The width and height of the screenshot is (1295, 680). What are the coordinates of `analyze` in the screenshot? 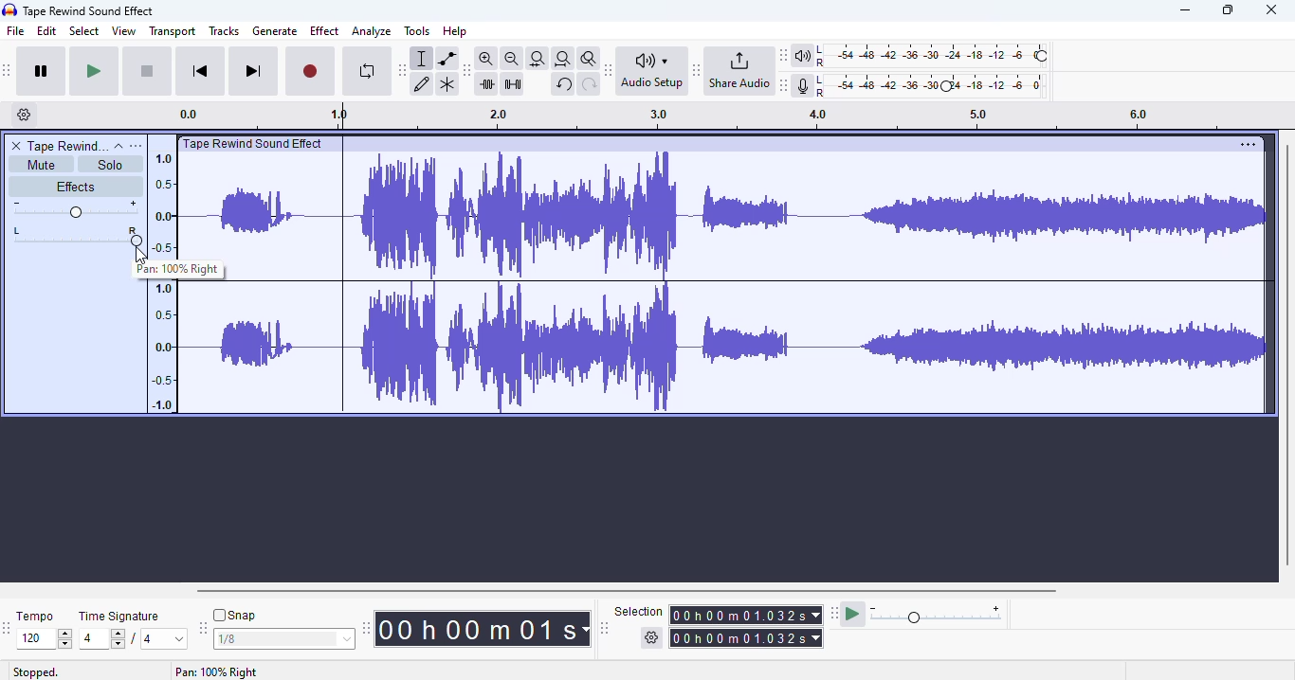 It's located at (372, 31).